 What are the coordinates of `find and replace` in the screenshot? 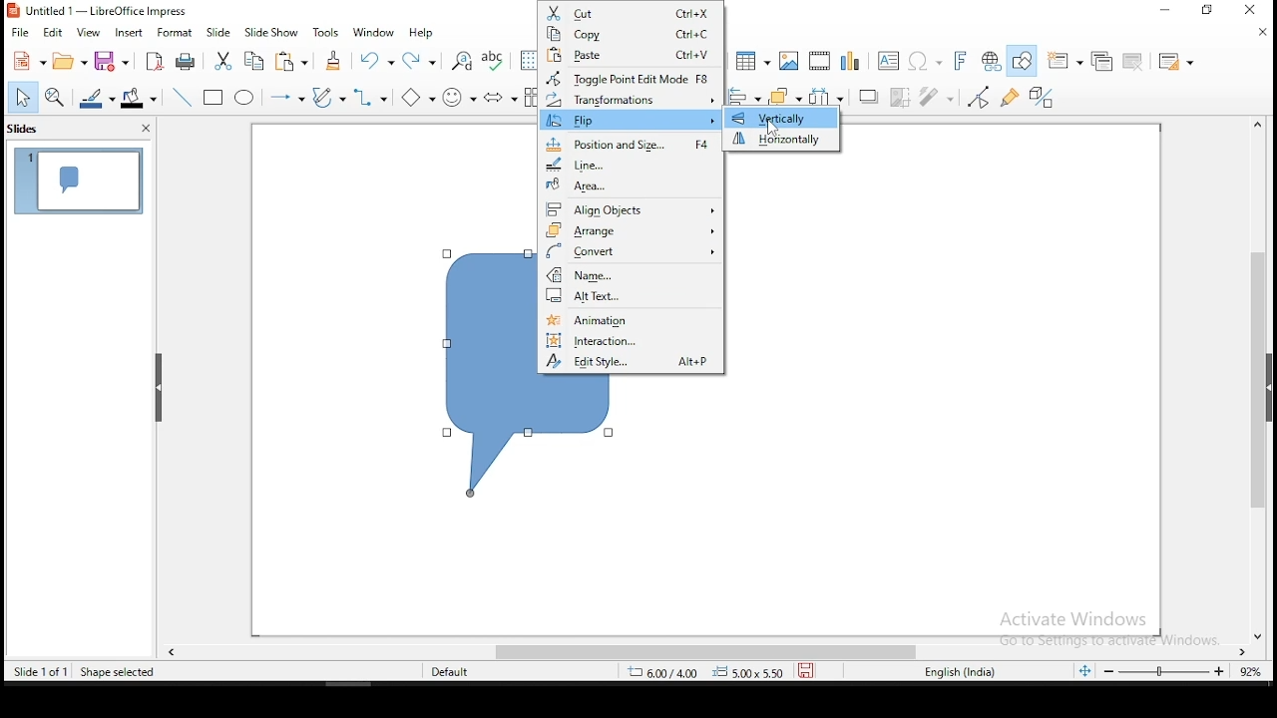 It's located at (463, 61).